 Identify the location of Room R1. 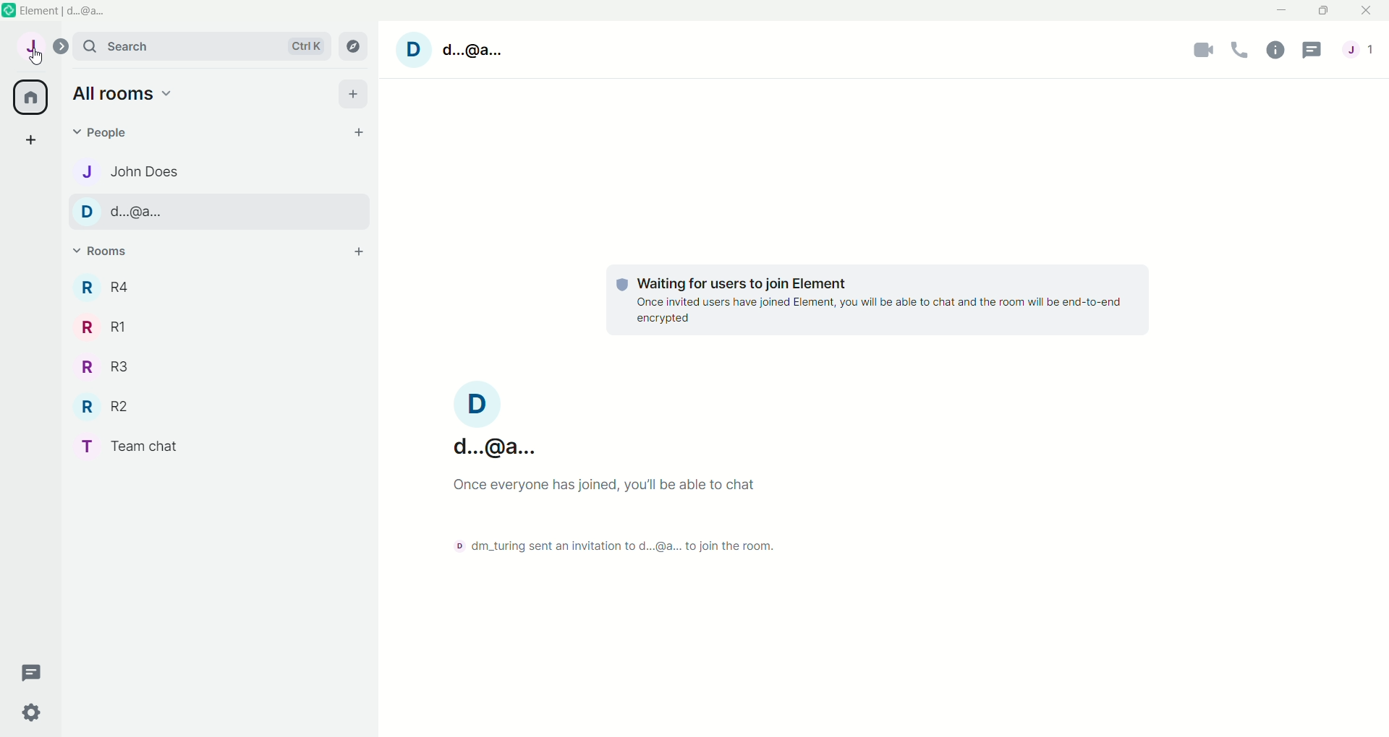
(99, 325).